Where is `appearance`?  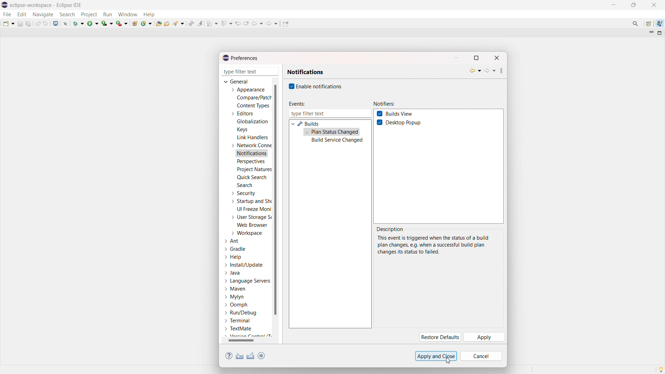 appearance is located at coordinates (247, 90).